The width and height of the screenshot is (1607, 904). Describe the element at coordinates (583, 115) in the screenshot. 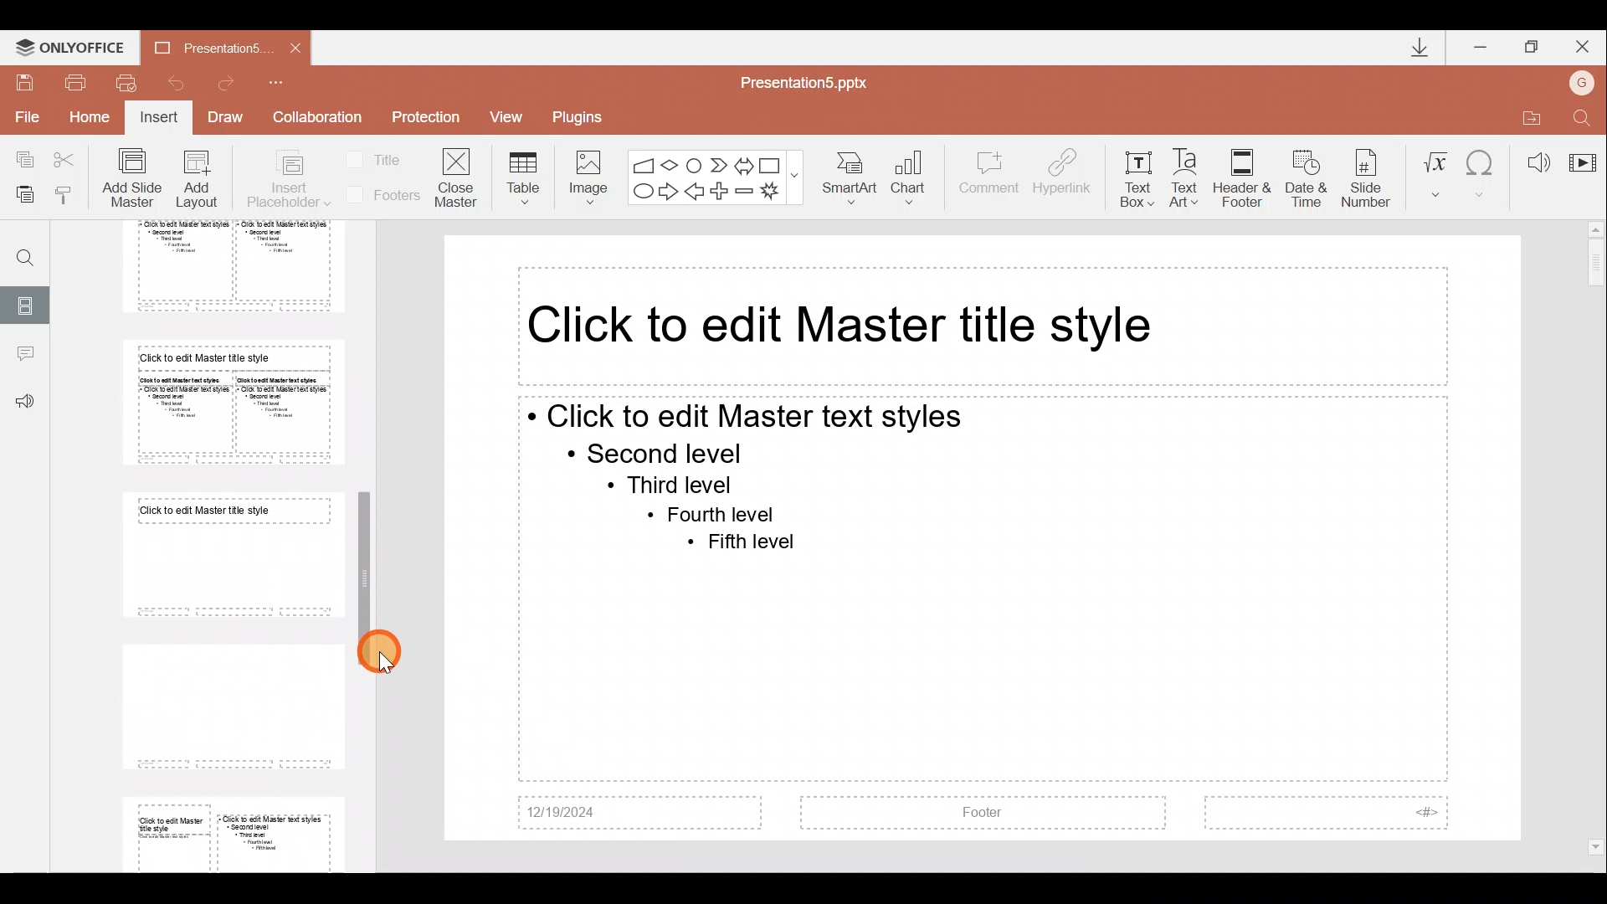

I see `Plugins` at that location.